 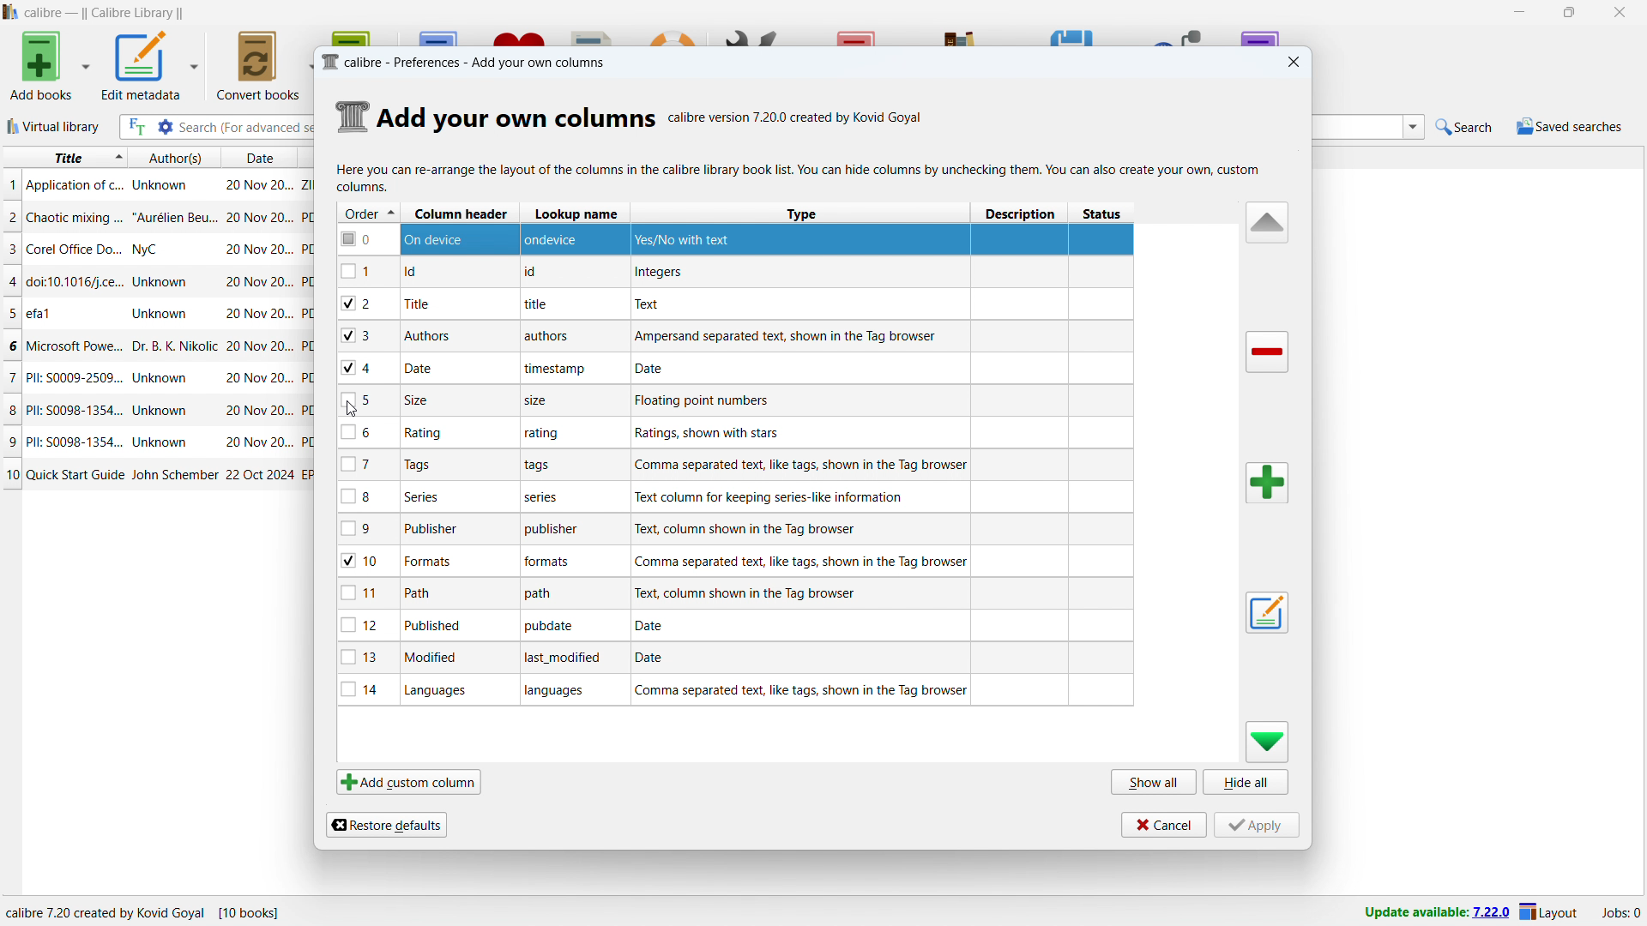 What do you see at coordinates (544, 466) in the screenshot?
I see `tags` at bounding box center [544, 466].